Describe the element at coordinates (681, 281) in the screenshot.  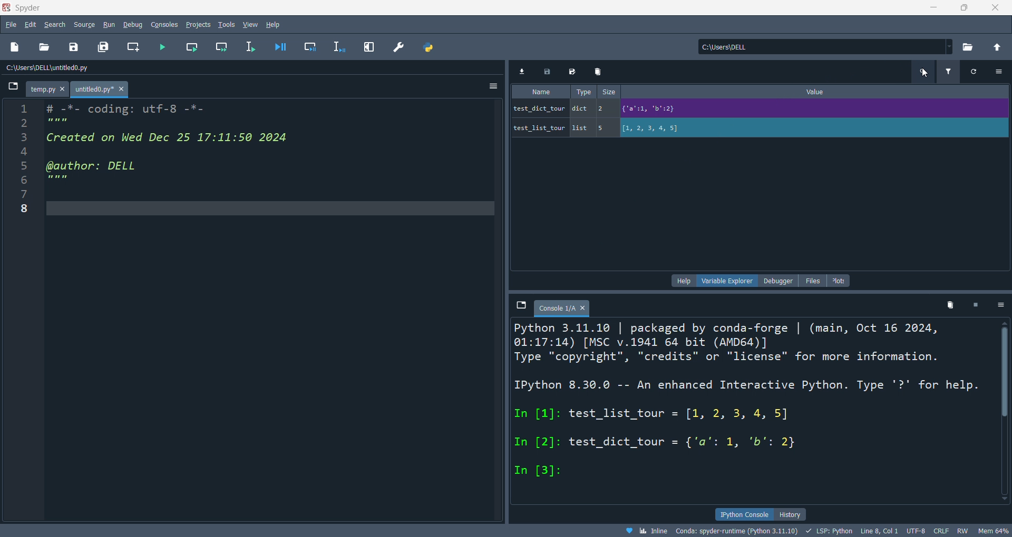
I see `hlep` at that location.